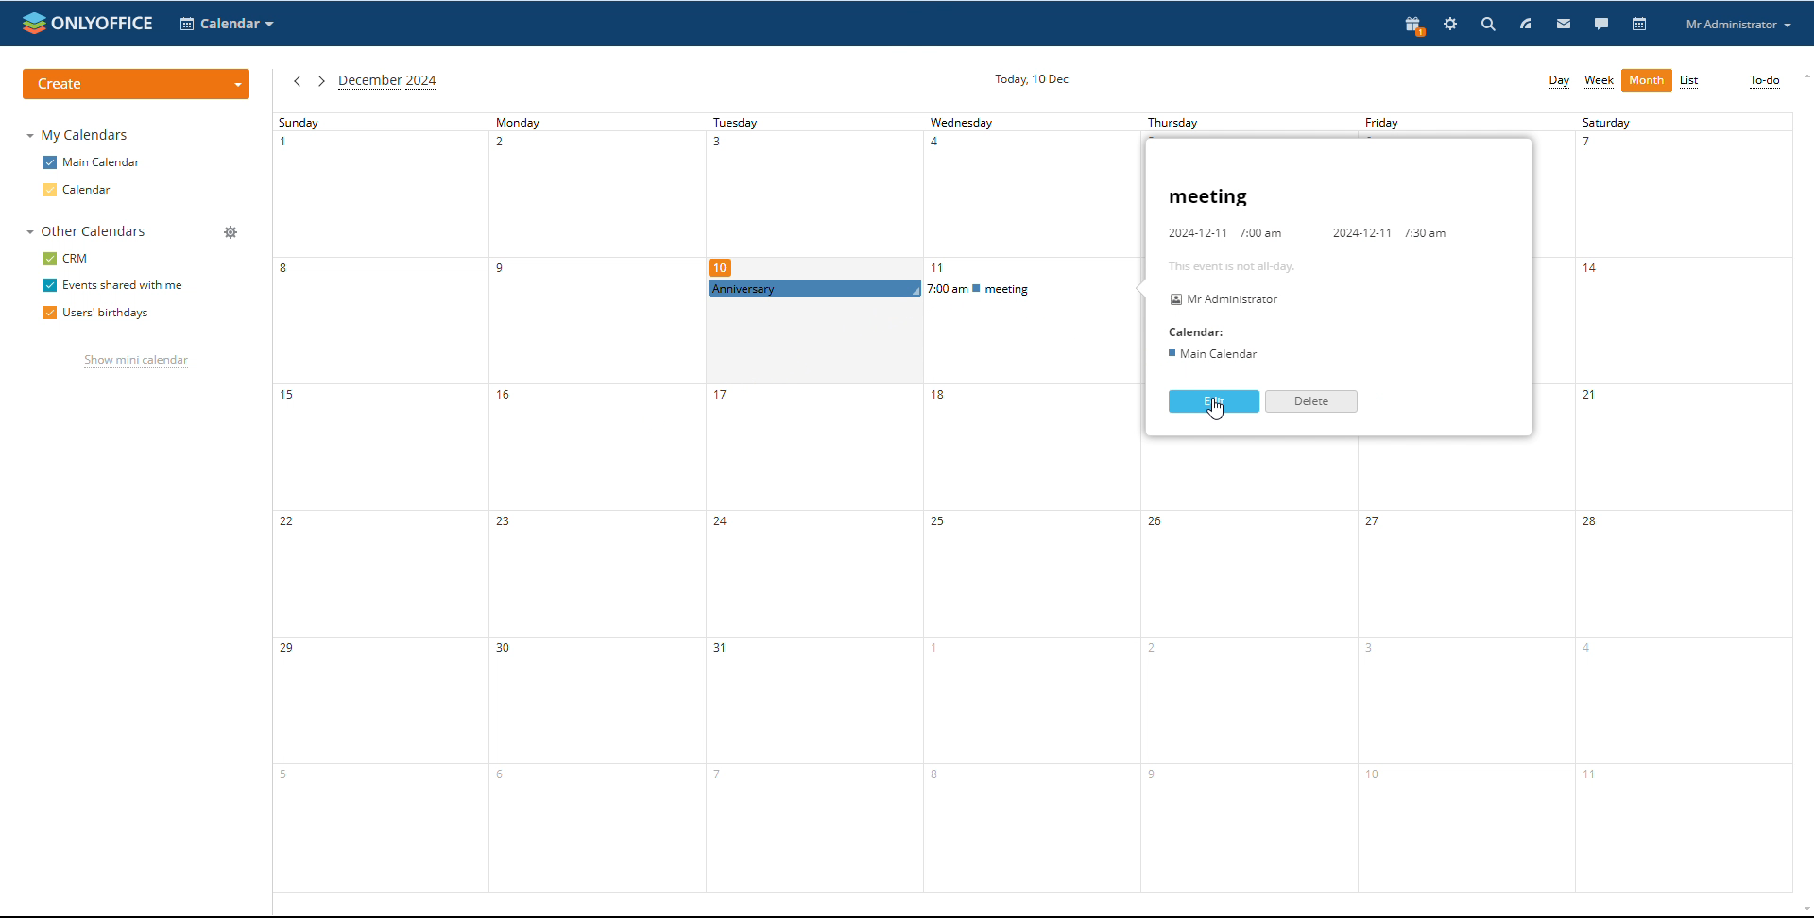 The height and width of the screenshot is (918, 1814). What do you see at coordinates (1681, 502) in the screenshot?
I see `saturday` at bounding box center [1681, 502].